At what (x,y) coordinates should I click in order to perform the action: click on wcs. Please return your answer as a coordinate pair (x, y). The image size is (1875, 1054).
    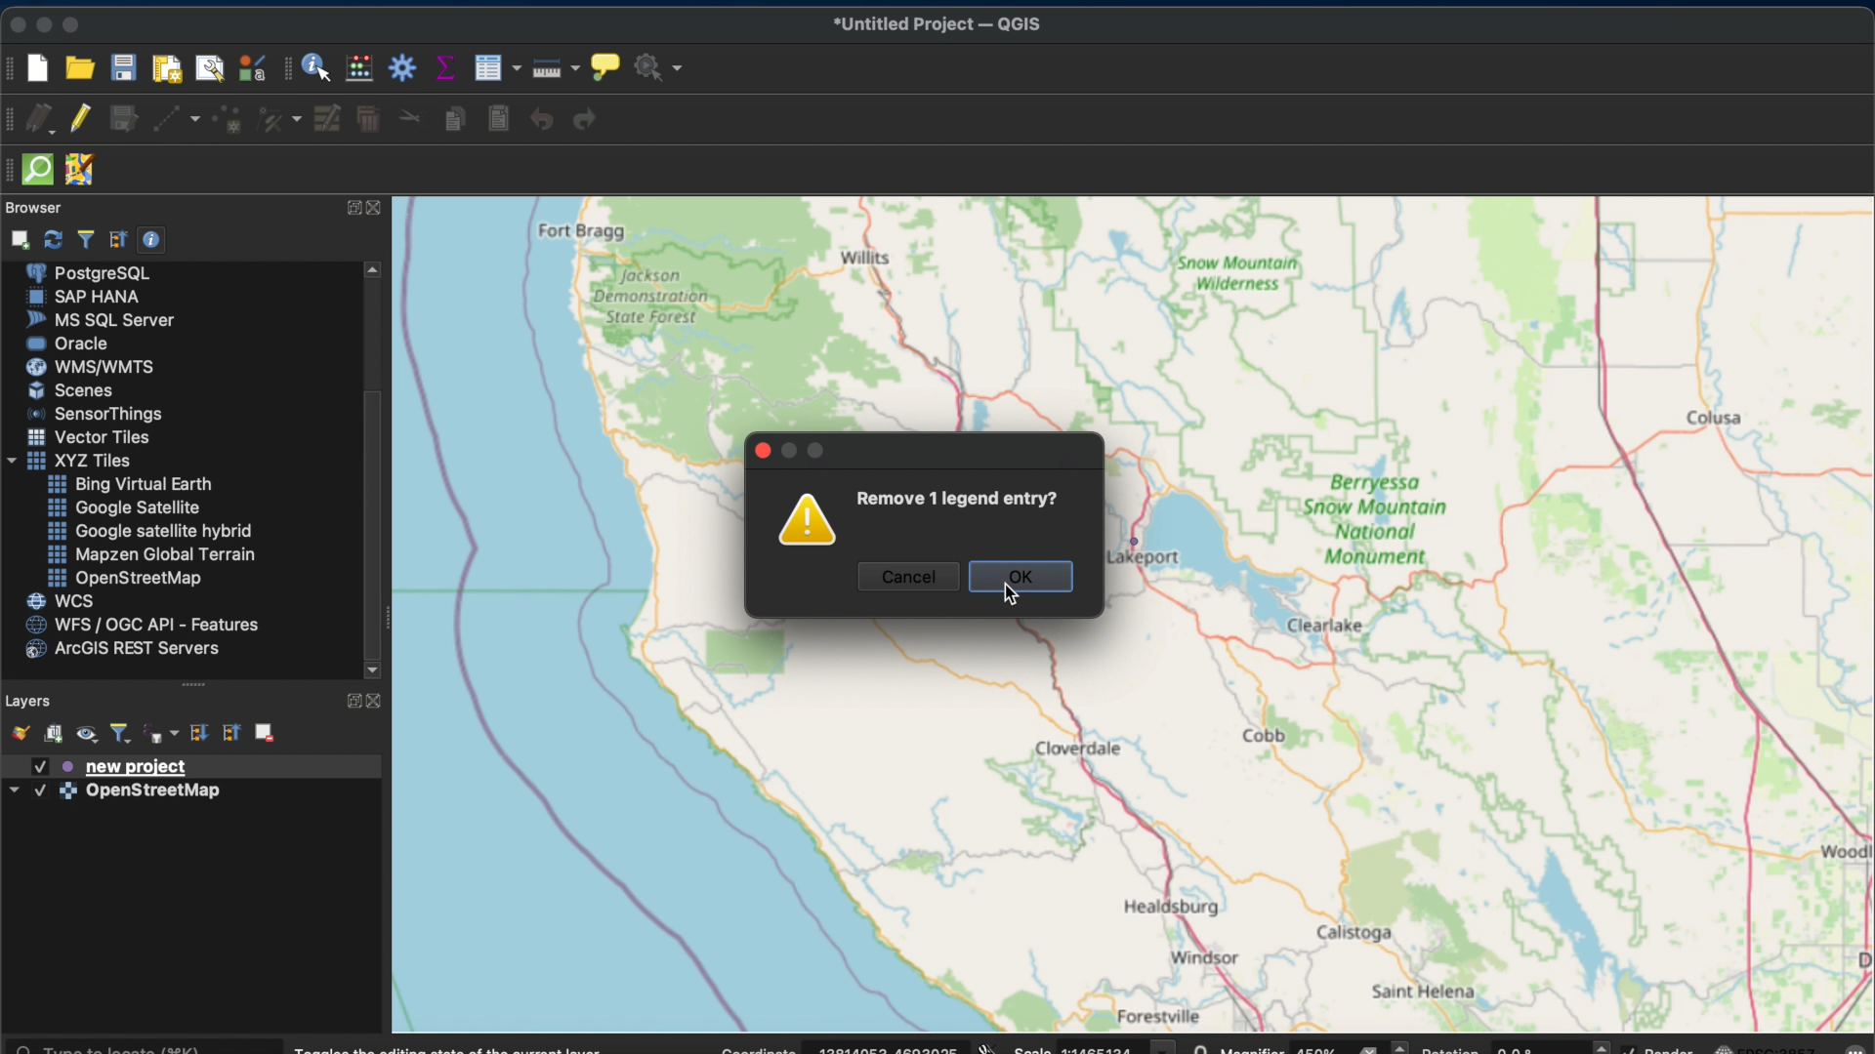
    Looking at the image, I should click on (60, 600).